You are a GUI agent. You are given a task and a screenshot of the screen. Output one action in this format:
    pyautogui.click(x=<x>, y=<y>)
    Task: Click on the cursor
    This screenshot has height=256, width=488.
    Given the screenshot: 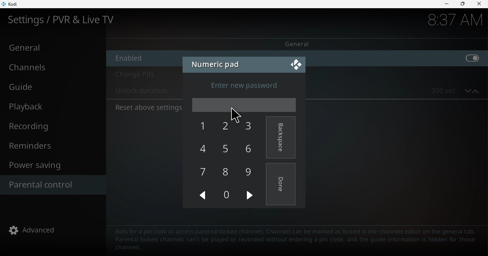 What is the action you would take?
    pyautogui.click(x=233, y=117)
    